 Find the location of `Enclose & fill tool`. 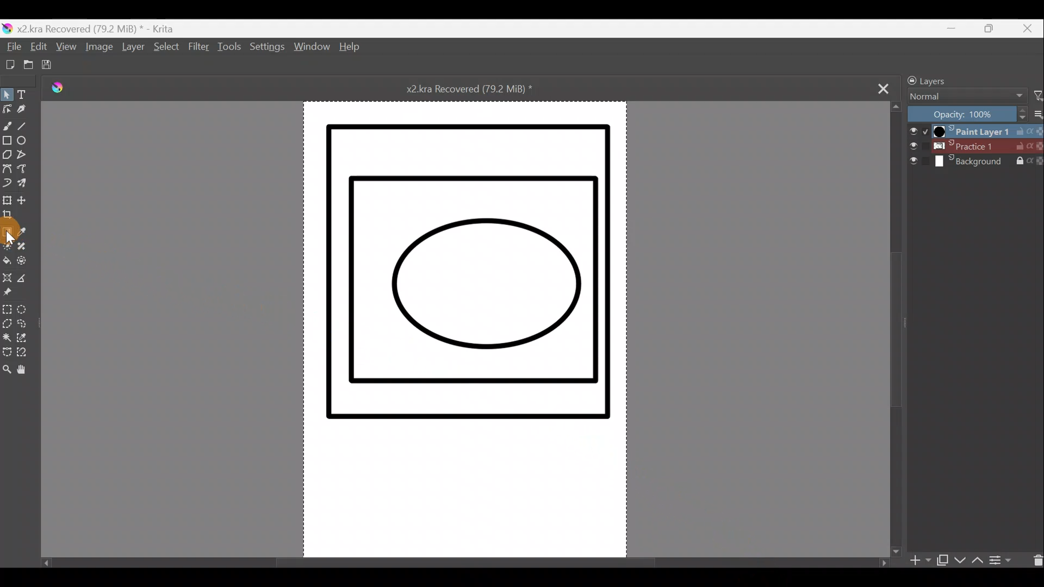

Enclose & fill tool is located at coordinates (28, 263).